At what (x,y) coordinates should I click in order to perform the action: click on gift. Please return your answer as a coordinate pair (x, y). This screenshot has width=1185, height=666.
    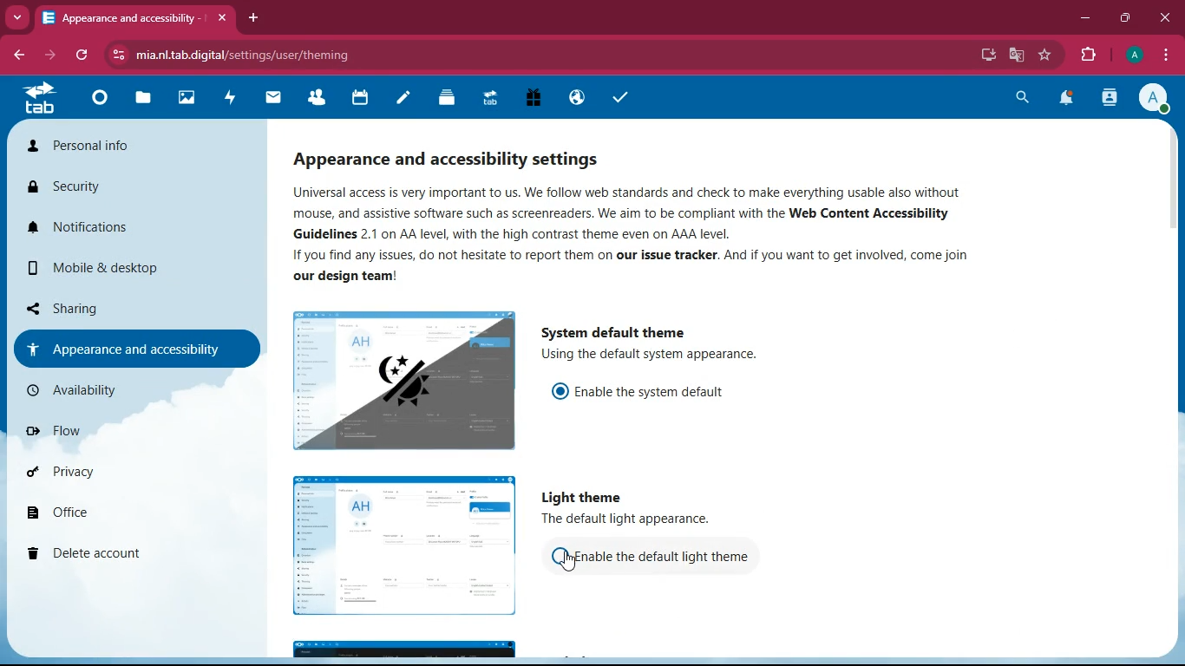
    Looking at the image, I should click on (531, 100).